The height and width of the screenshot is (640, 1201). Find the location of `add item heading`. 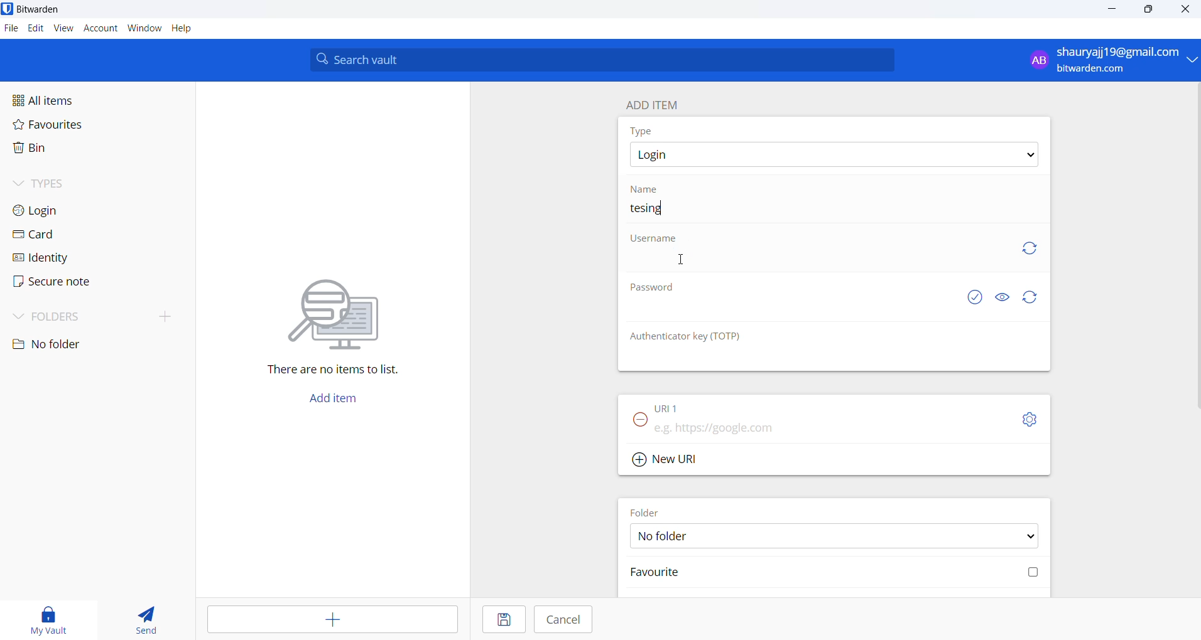

add item heading is located at coordinates (657, 104).